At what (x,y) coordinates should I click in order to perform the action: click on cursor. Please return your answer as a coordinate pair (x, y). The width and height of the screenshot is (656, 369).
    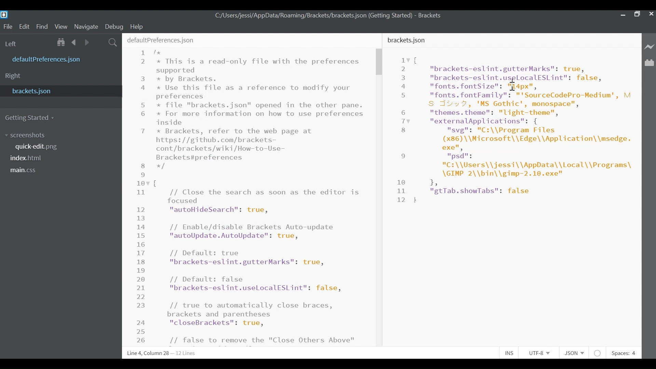
    Looking at the image, I should click on (514, 86).